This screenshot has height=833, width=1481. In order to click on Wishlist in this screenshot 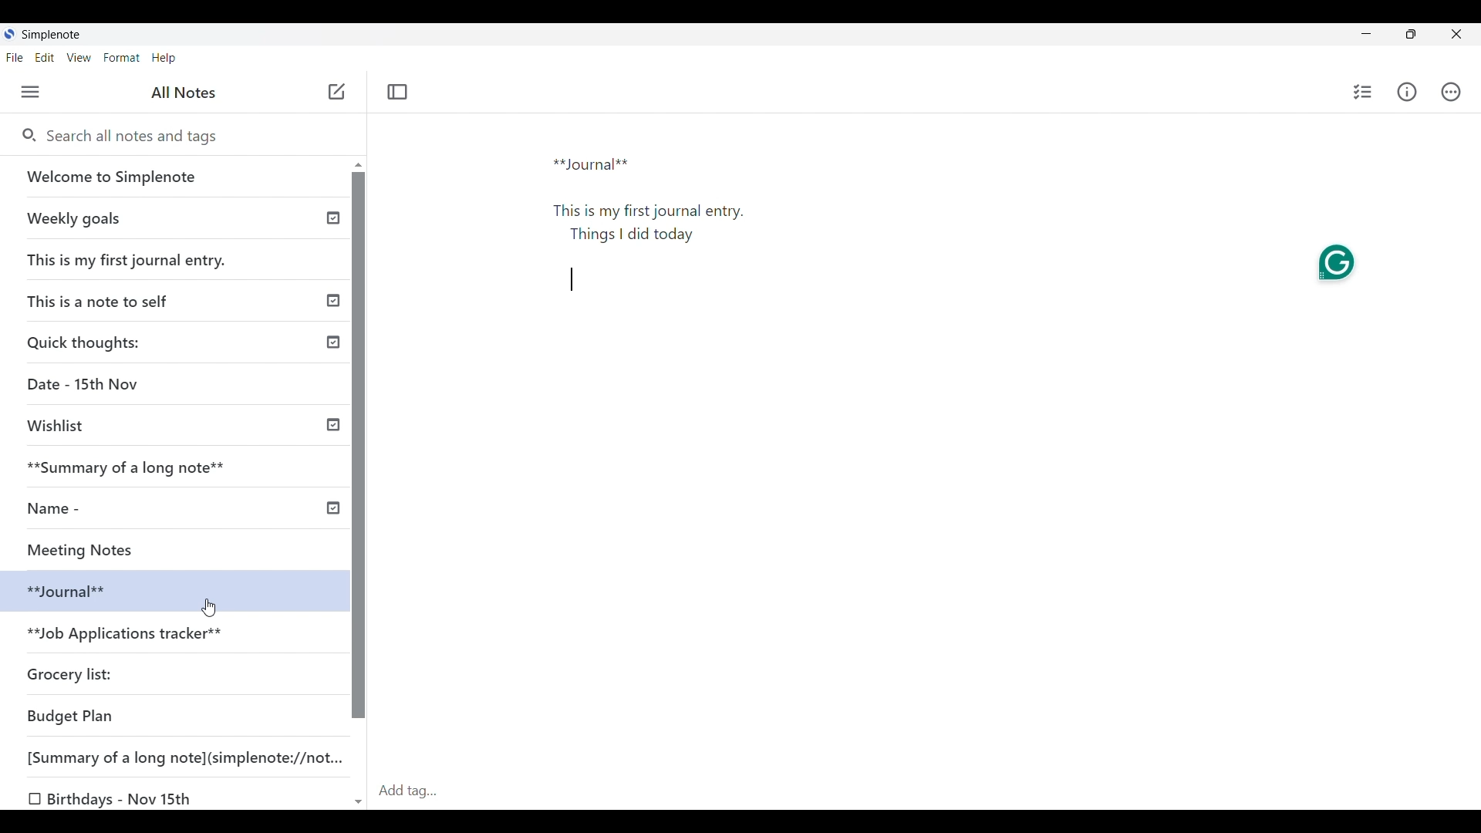, I will do `click(62, 426)`.